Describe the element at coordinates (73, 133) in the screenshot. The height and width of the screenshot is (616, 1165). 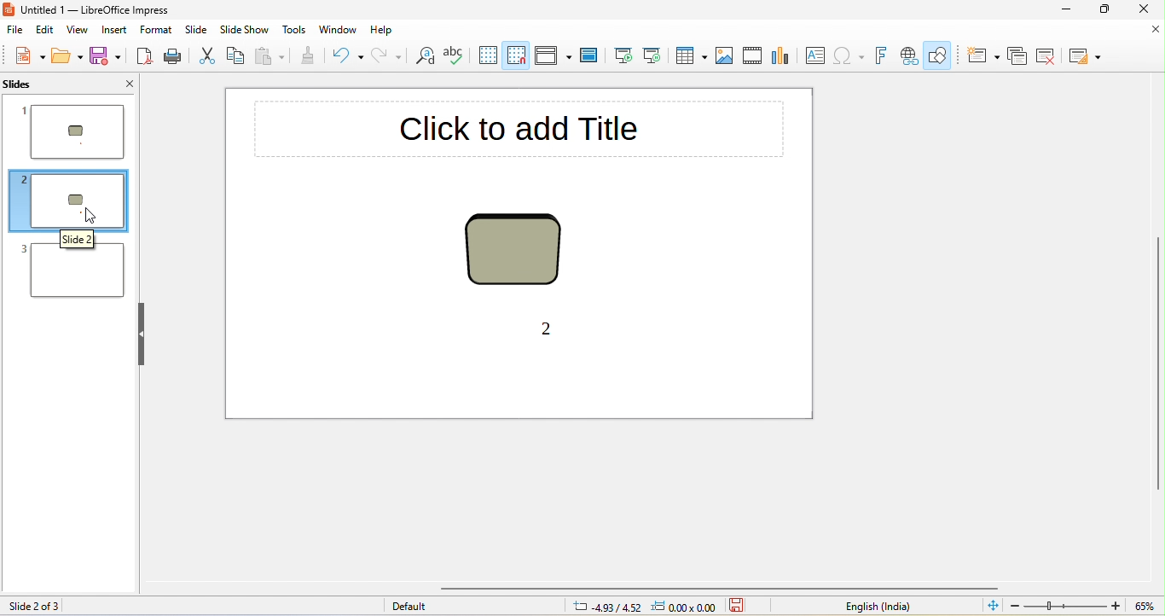
I see `slide 1` at that location.